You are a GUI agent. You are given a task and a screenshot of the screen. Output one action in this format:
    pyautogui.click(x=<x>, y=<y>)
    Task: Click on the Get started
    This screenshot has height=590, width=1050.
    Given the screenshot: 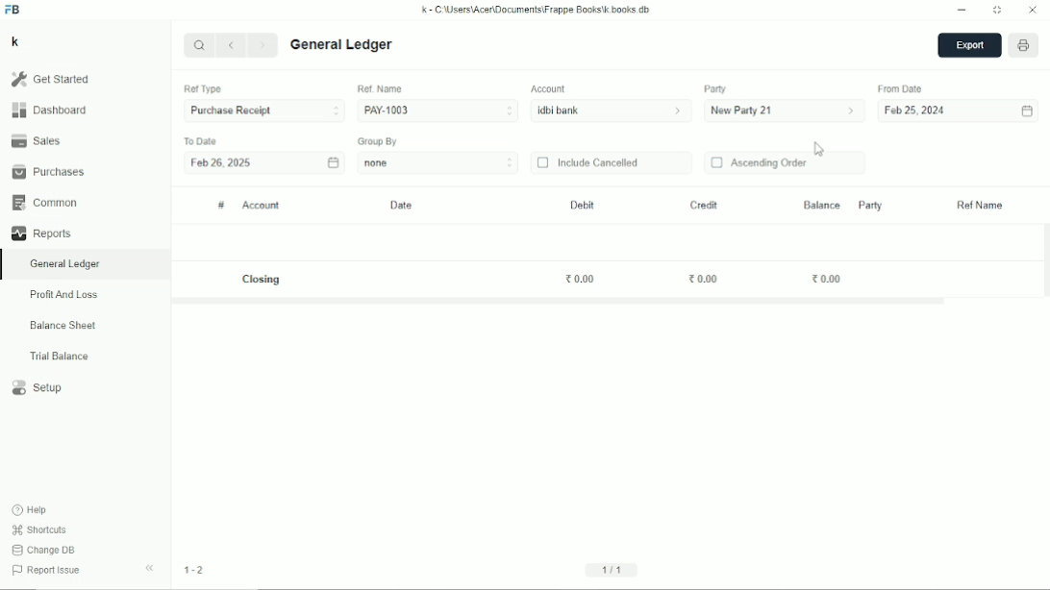 What is the action you would take?
    pyautogui.click(x=50, y=79)
    